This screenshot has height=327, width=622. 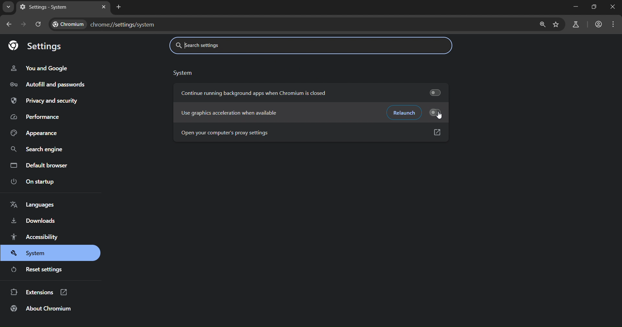 I want to click on Favorite, so click(x=556, y=25).